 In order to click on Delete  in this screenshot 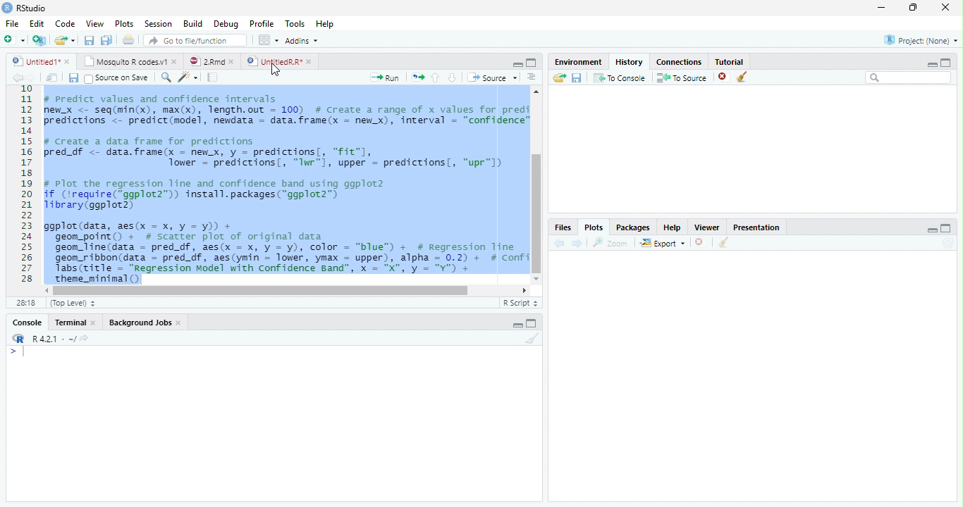, I will do `click(701, 243)`.